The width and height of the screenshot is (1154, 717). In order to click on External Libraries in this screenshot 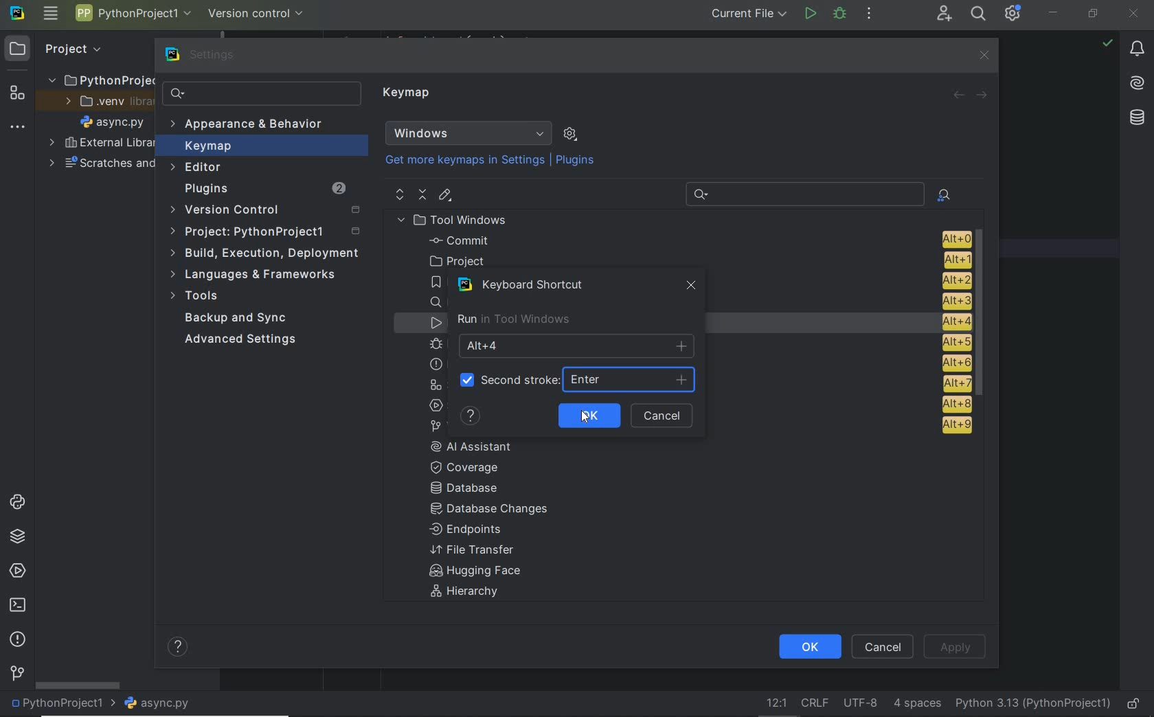, I will do `click(98, 144)`.